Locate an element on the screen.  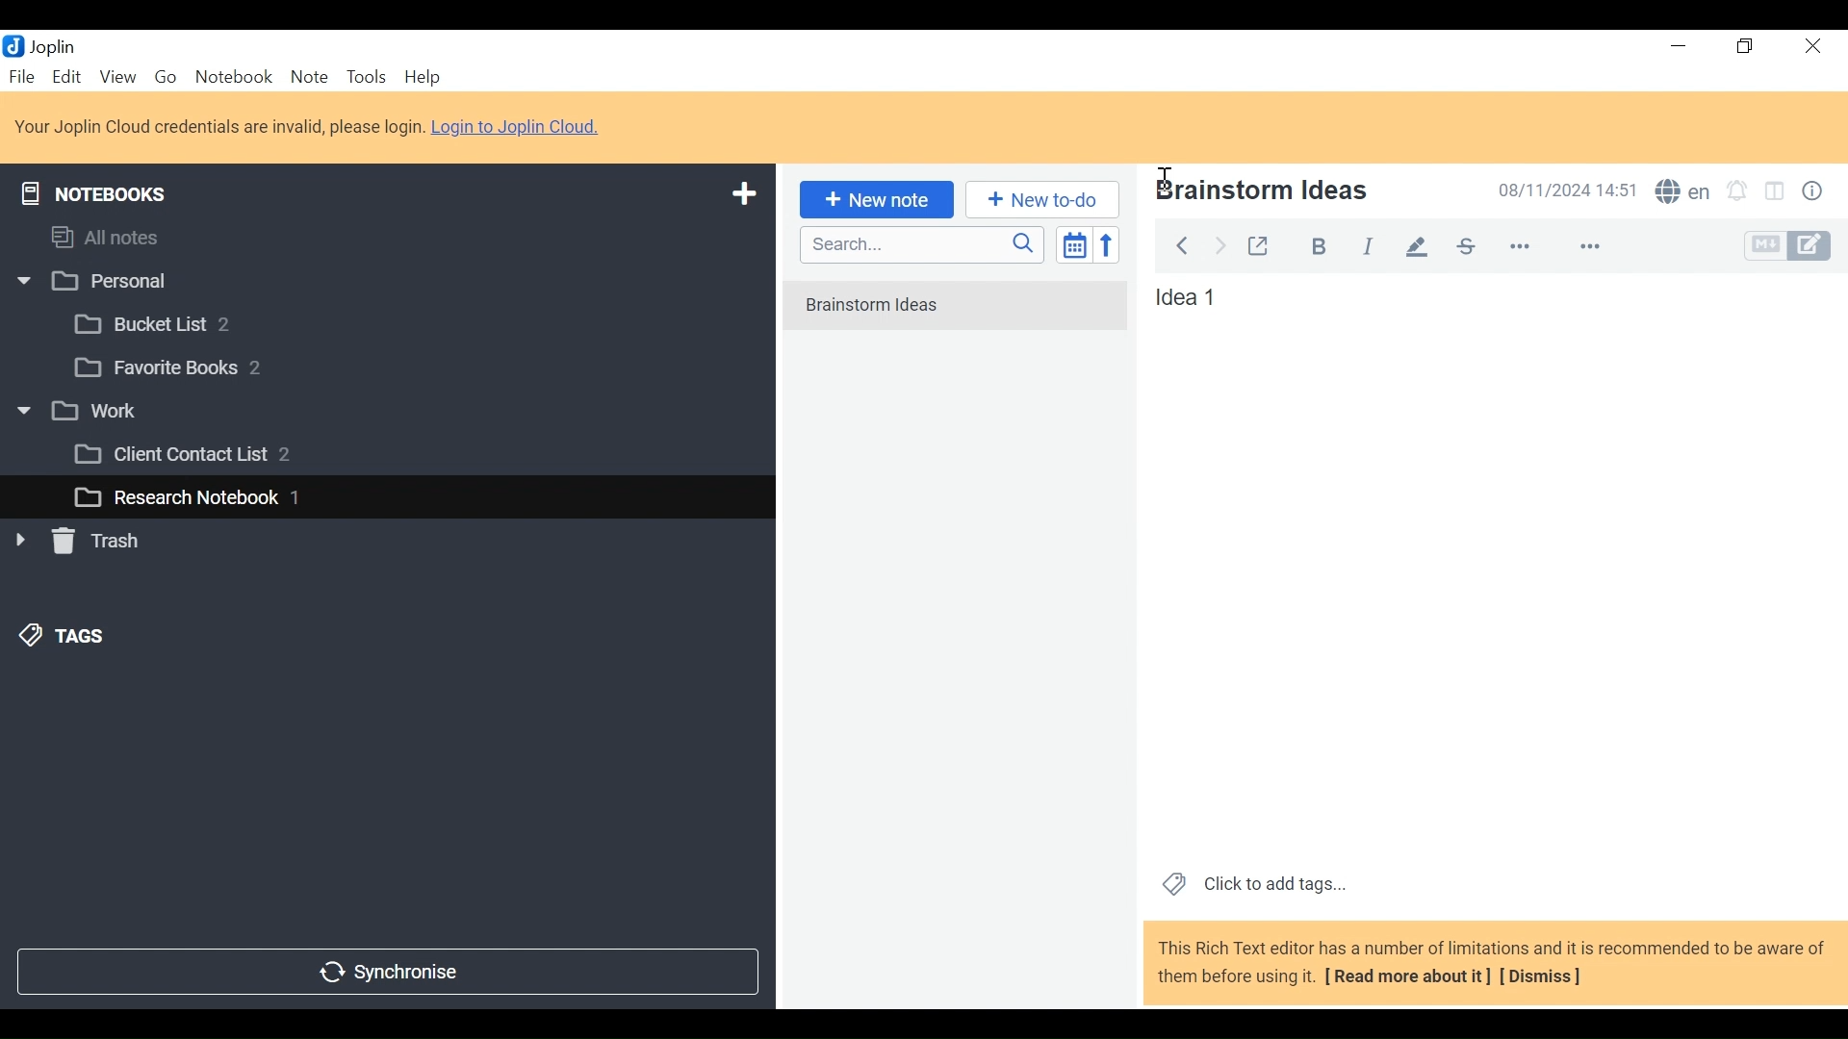
Reverse Sort order is located at coordinates (1111, 244).